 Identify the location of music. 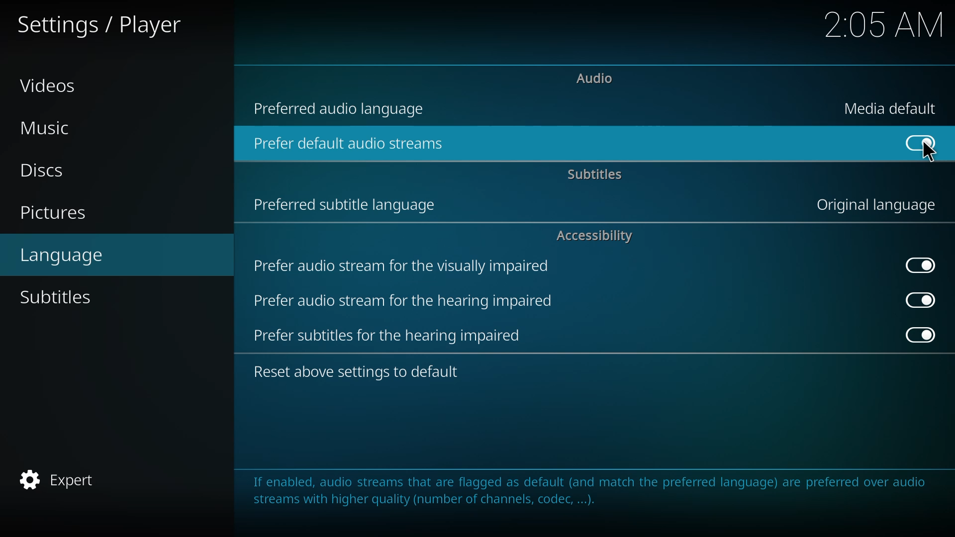
(49, 129).